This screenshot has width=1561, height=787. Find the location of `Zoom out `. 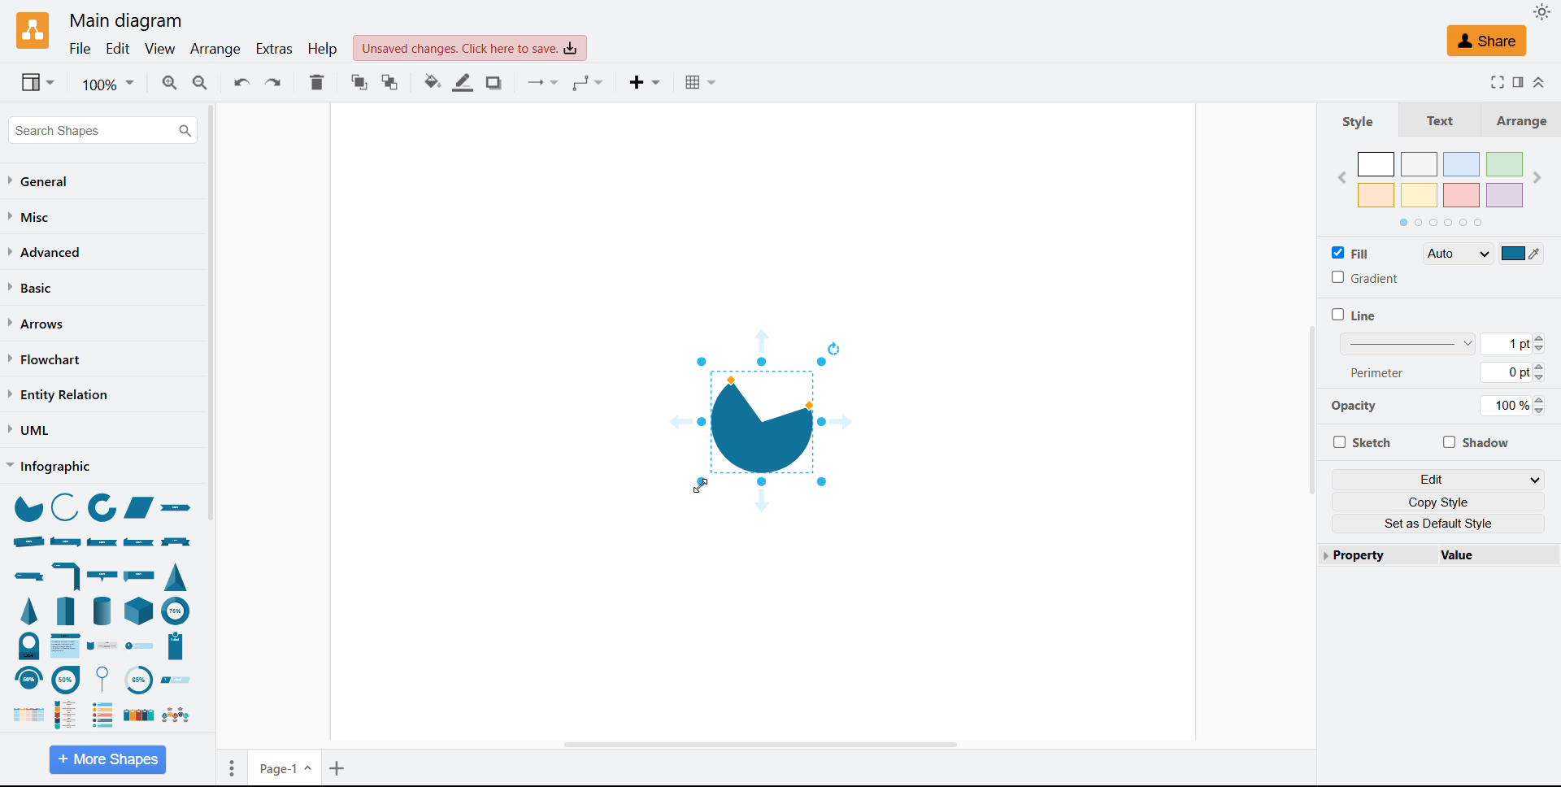

Zoom out  is located at coordinates (202, 82).